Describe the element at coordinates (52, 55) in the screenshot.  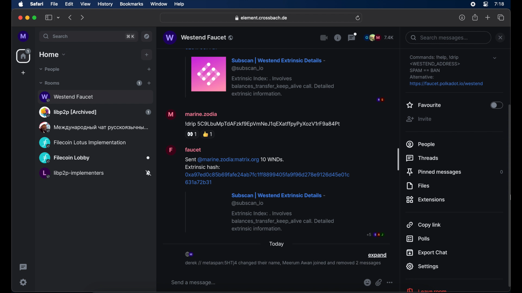
I see `home dropdown` at that location.